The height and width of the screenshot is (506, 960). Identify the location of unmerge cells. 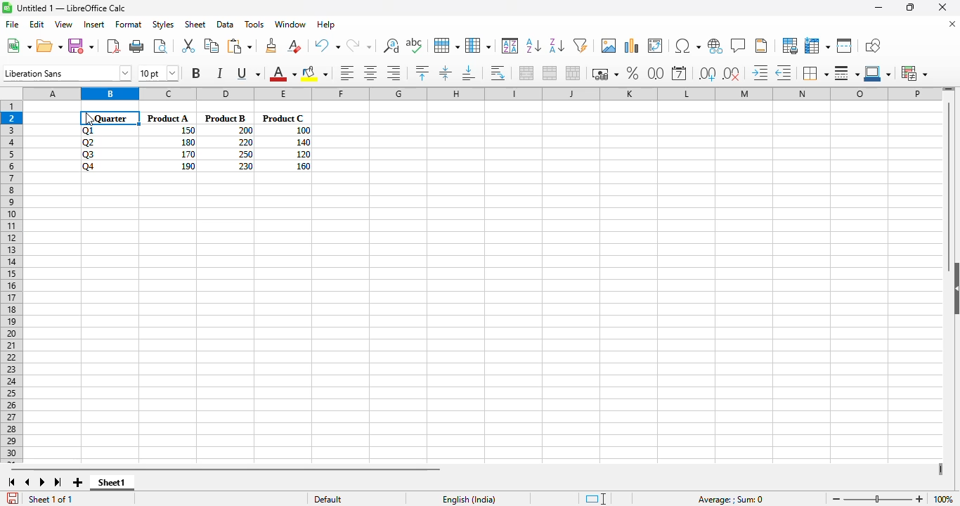
(572, 72).